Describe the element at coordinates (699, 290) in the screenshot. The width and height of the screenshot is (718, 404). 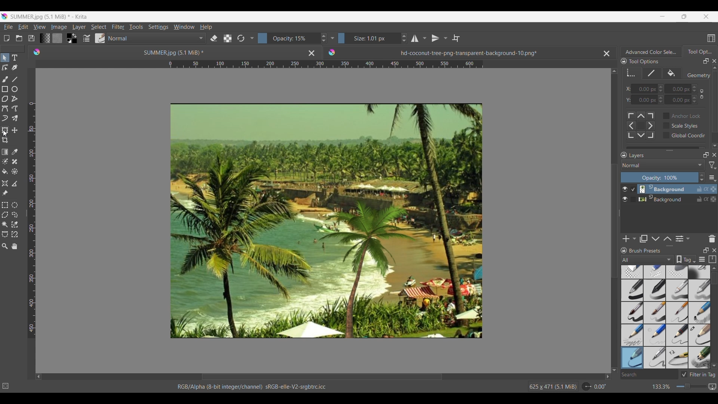
I see `basic 4-flow opacity` at that location.